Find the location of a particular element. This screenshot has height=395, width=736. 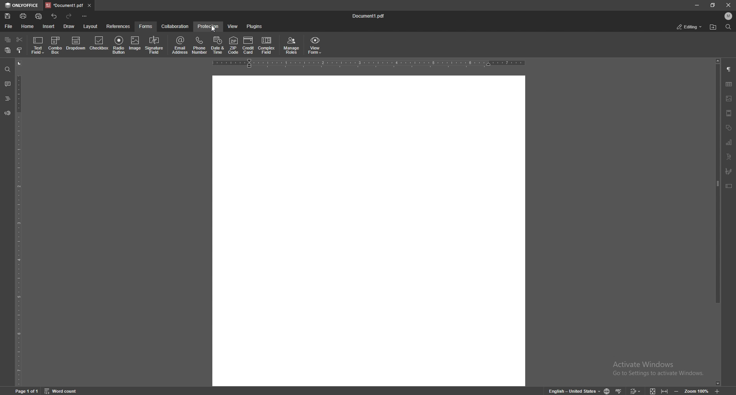

header and footer is located at coordinates (729, 113).